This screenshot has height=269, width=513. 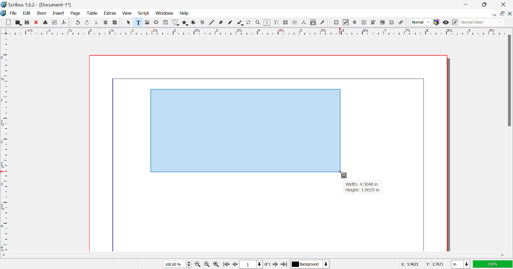 What do you see at coordinates (342, 174) in the screenshot?
I see `Cursor` at bounding box center [342, 174].